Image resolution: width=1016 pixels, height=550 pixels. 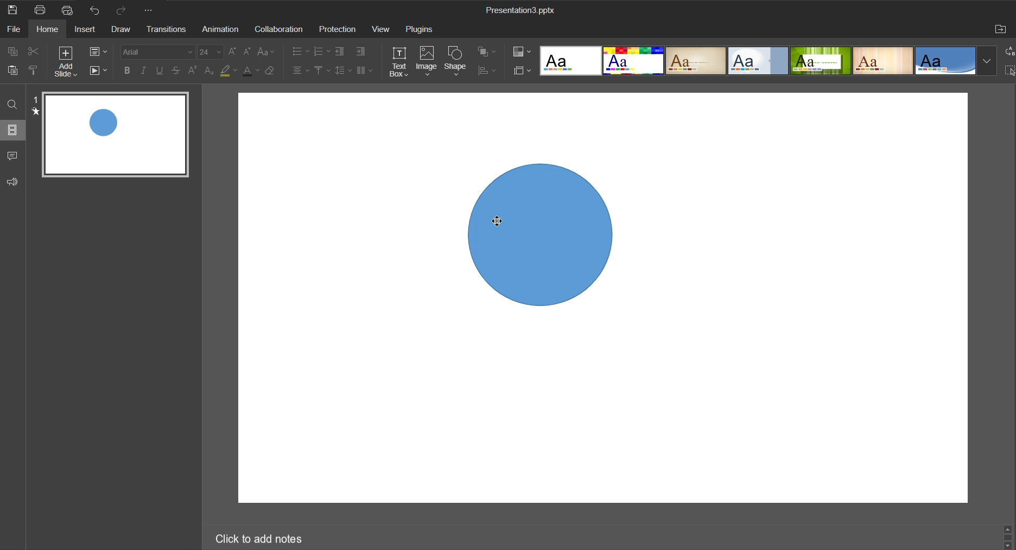 I want to click on Replace, so click(x=1007, y=52).